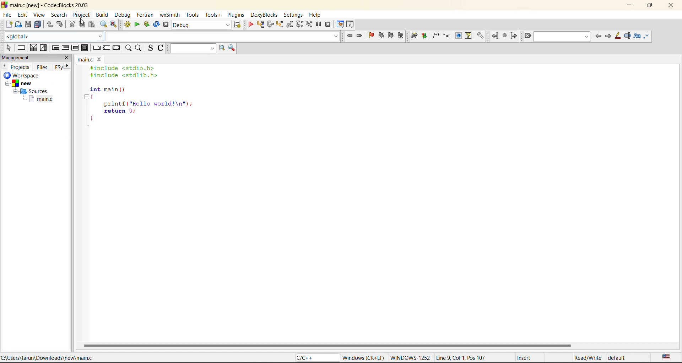 This screenshot has height=363, width=682. I want to click on jump back, so click(349, 36).